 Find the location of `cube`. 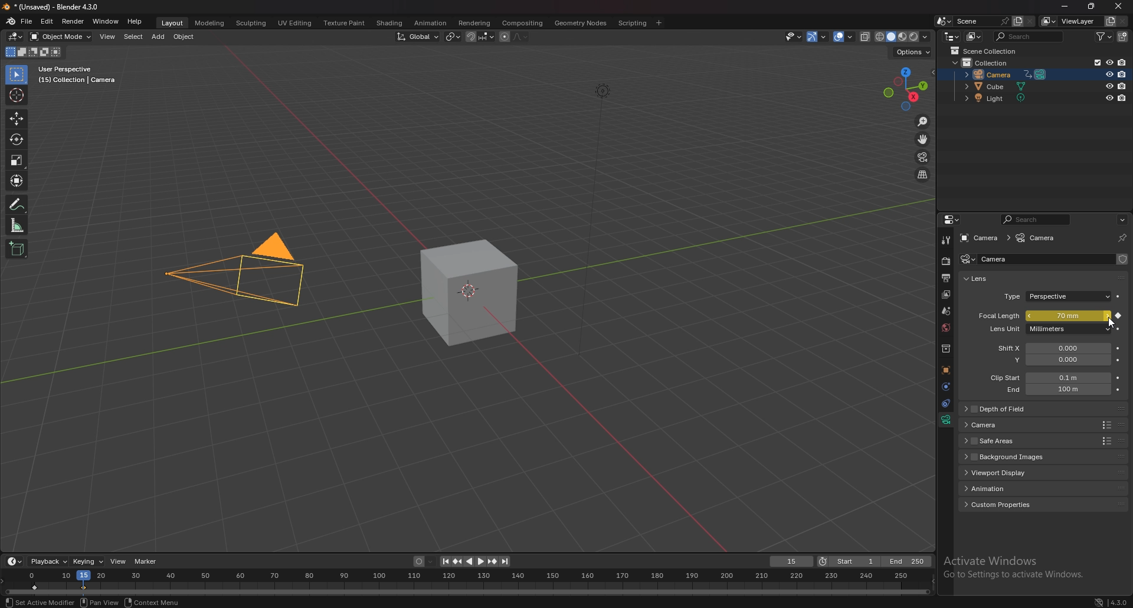

cube is located at coordinates (467, 293).